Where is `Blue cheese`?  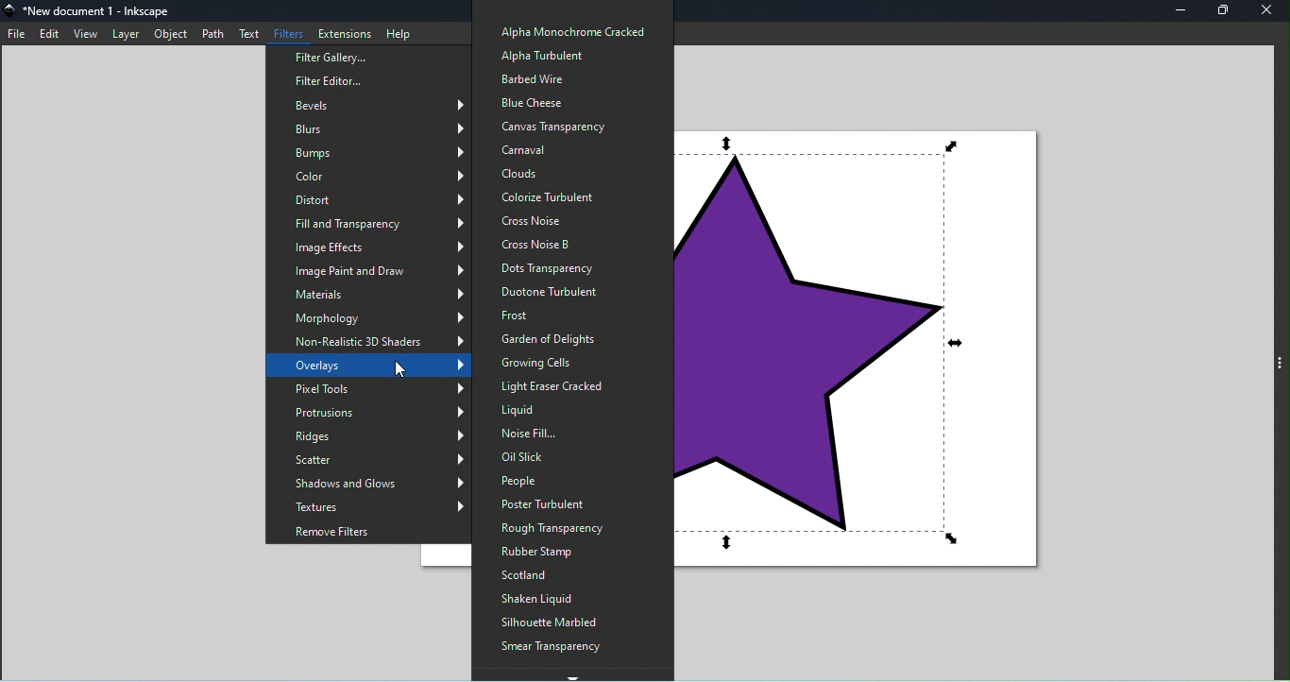 Blue cheese is located at coordinates (552, 100).